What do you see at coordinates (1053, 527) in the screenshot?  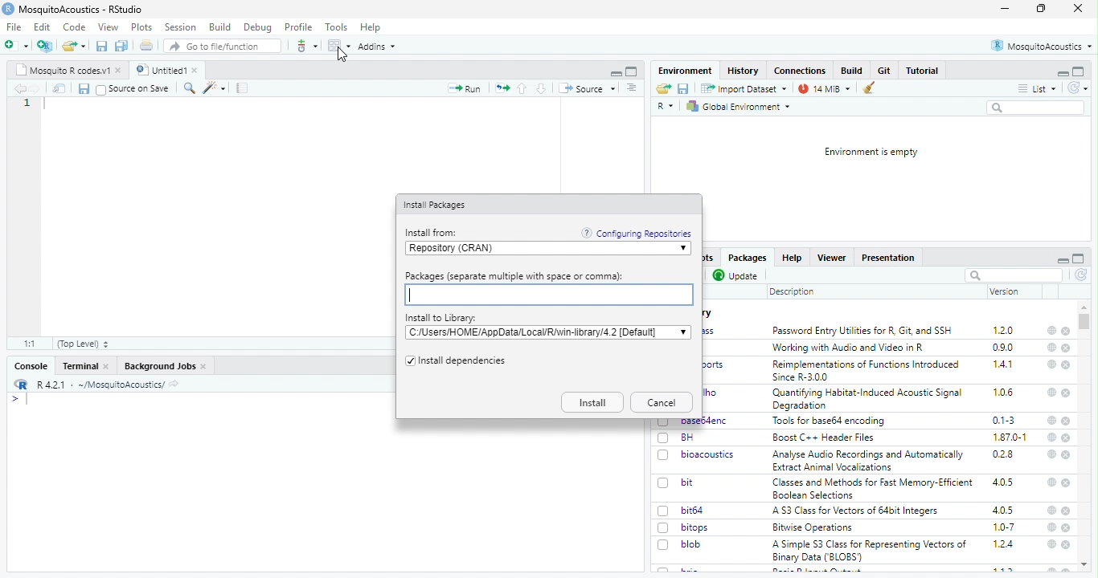 I see `web` at bounding box center [1053, 527].